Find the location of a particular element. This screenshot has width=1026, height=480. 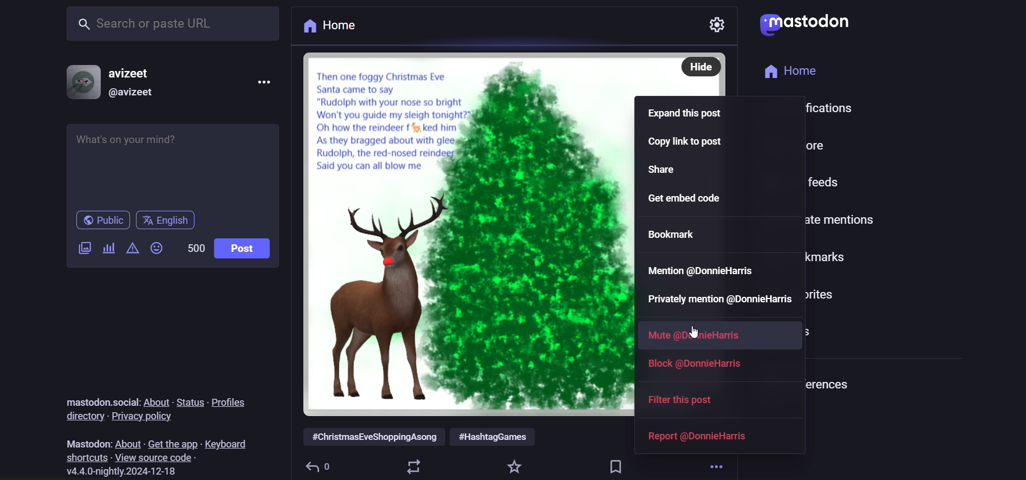

home is located at coordinates (332, 27).